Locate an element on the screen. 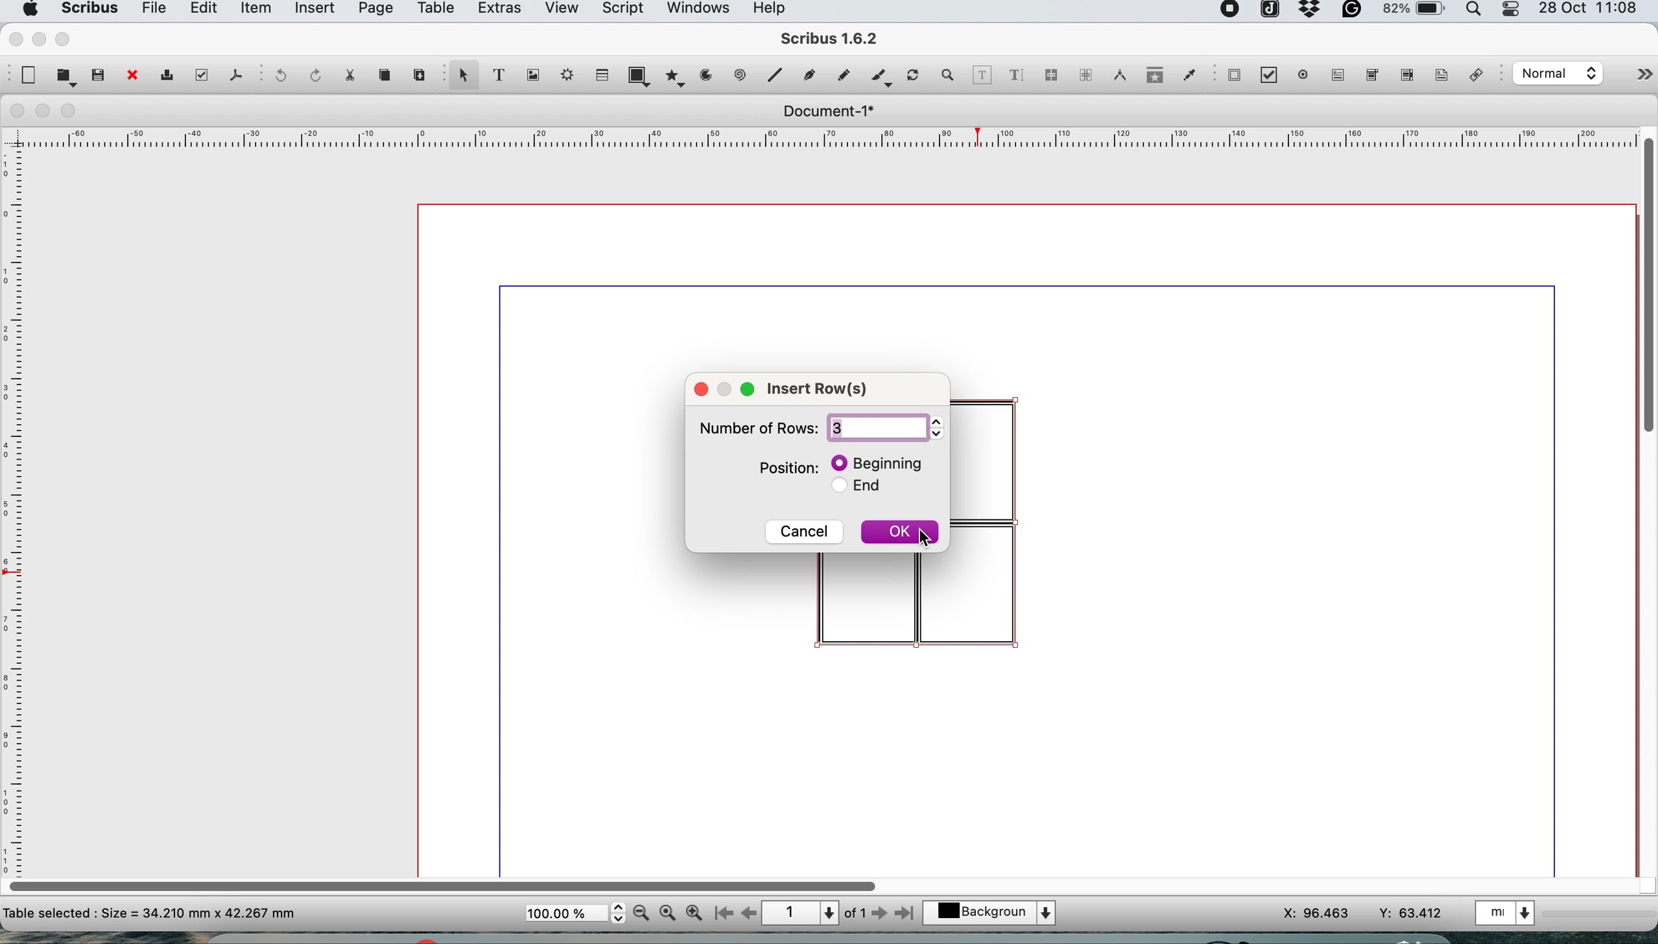  xy coordinates is located at coordinates (1364, 914).